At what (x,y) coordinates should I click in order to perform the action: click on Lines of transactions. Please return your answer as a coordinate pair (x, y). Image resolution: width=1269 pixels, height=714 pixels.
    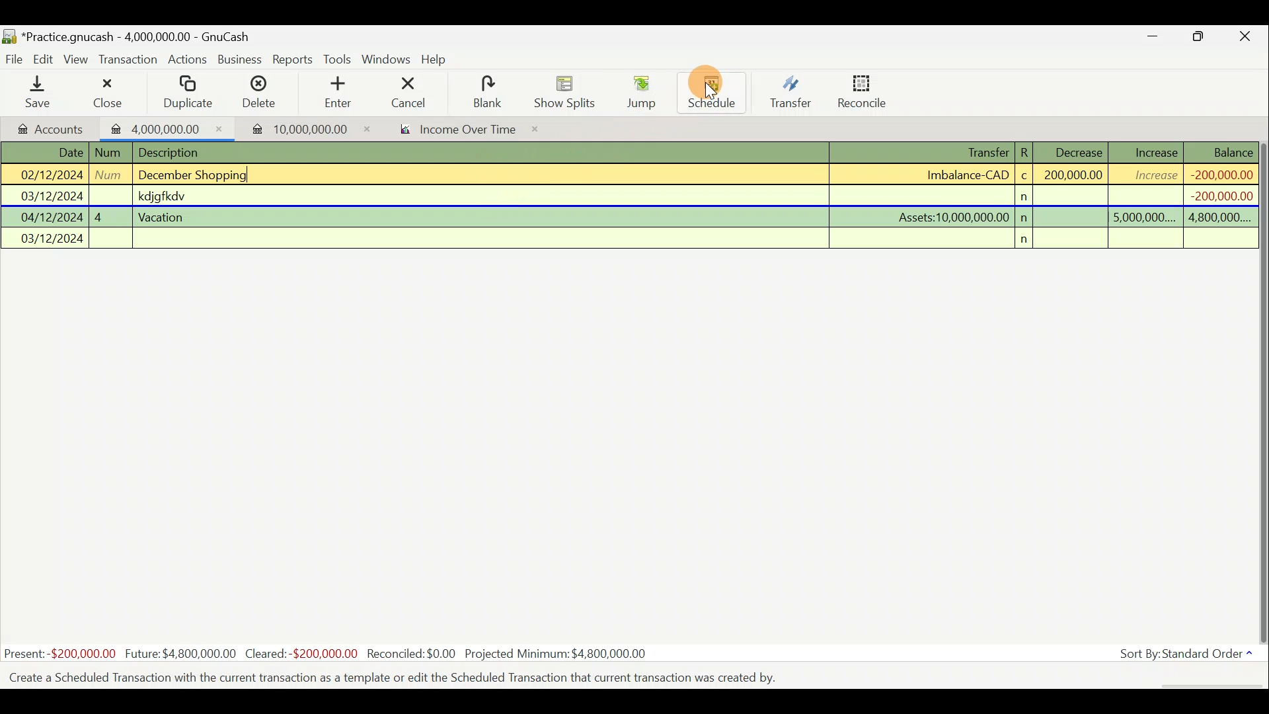
    Looking at the image, I should click on (632, 198).